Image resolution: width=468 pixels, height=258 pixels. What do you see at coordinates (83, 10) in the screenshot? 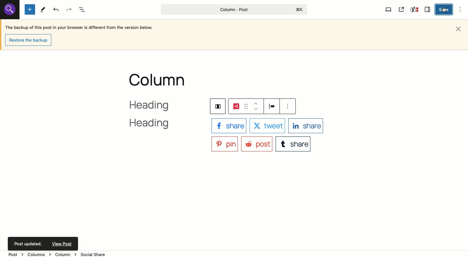
I see `Document overview` at bounding box center [83, 10].